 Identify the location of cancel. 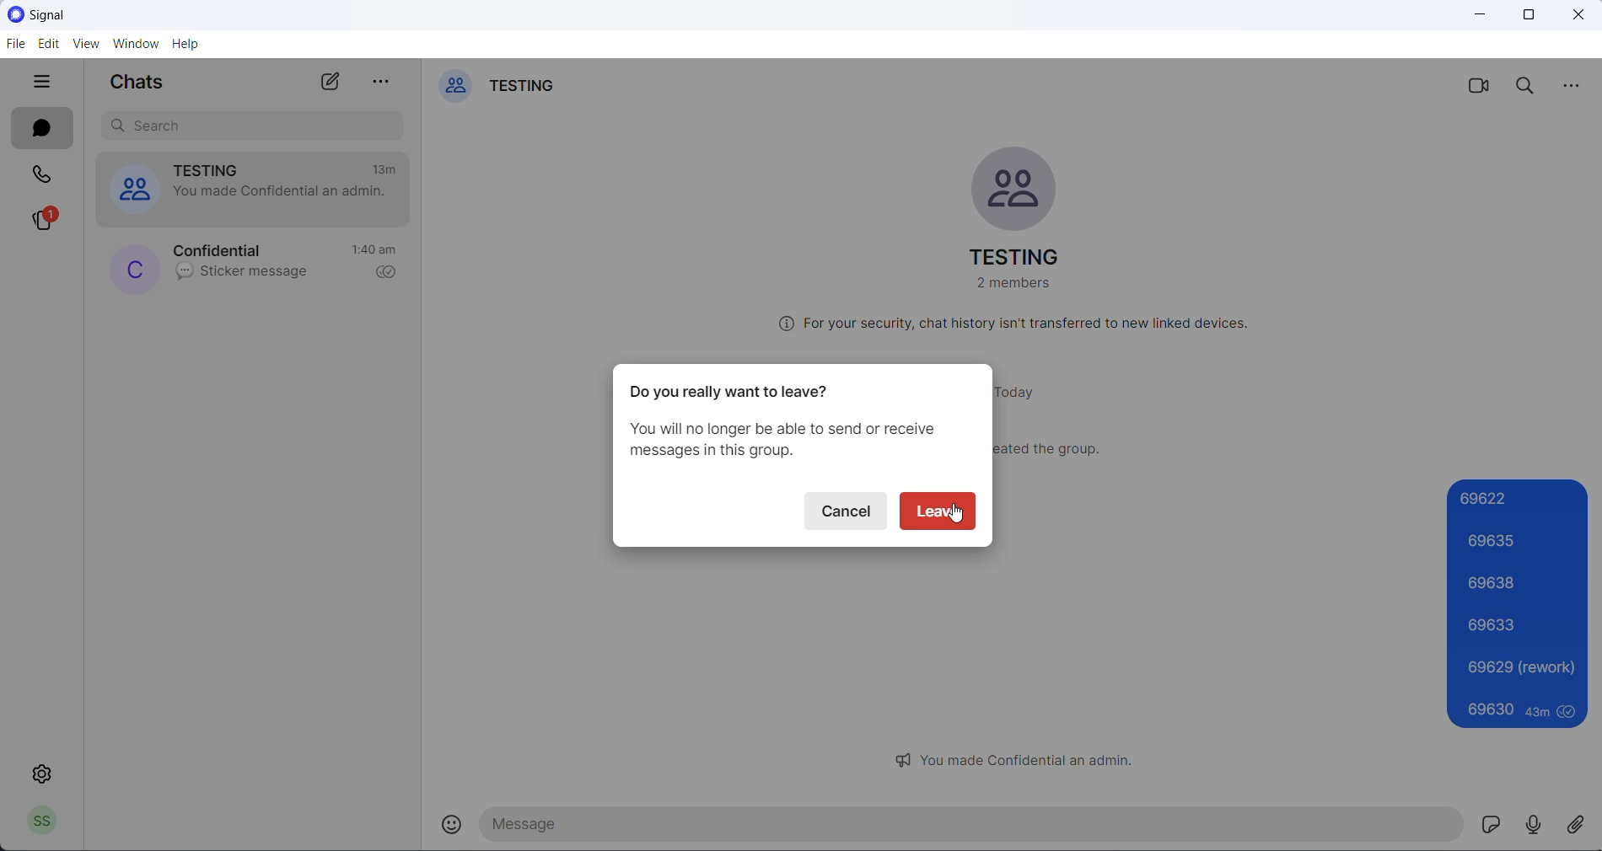
(847, 510).